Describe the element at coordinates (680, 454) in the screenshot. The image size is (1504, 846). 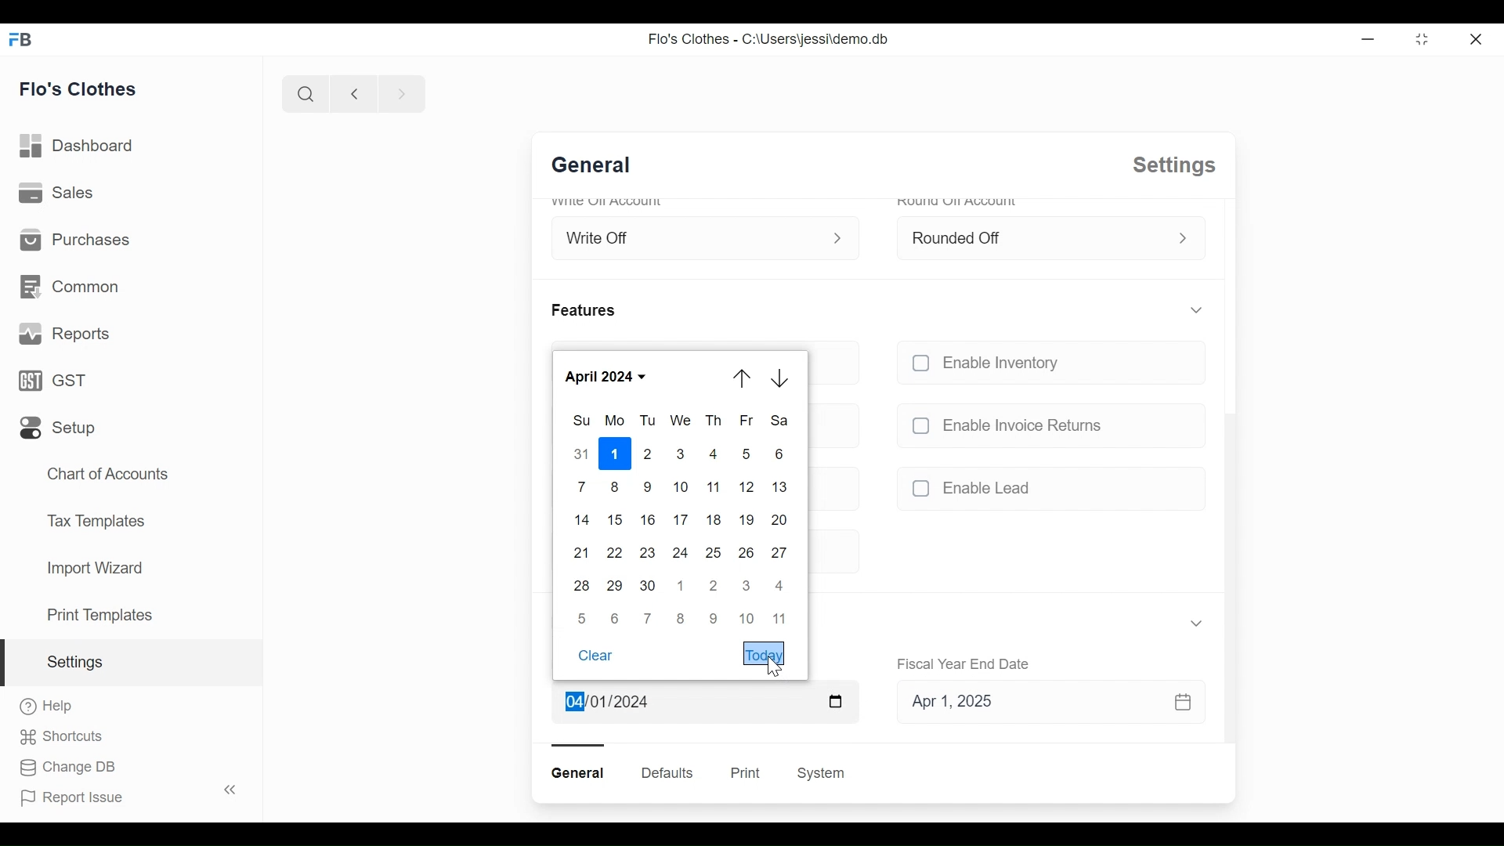
I see `3` at that location.